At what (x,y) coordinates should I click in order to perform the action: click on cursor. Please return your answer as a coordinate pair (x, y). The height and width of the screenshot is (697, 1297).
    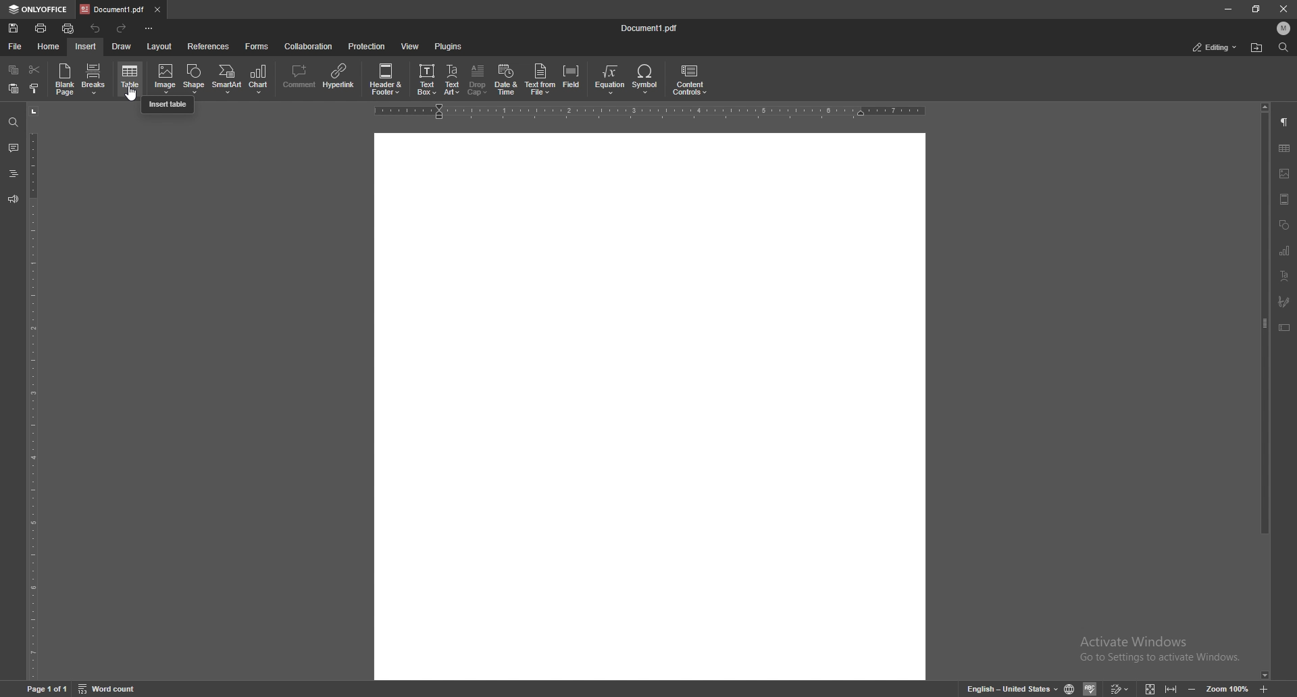
    Looking at the image, I should click on (132, 93).